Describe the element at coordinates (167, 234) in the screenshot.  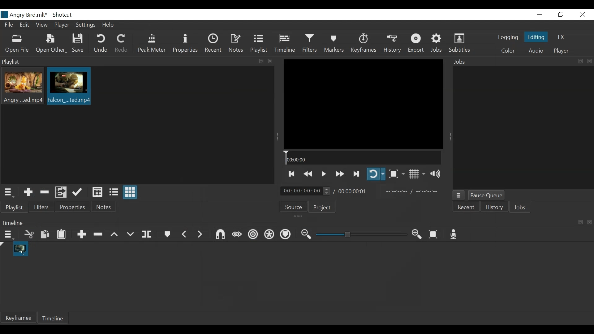
I see `Markers` at that location.